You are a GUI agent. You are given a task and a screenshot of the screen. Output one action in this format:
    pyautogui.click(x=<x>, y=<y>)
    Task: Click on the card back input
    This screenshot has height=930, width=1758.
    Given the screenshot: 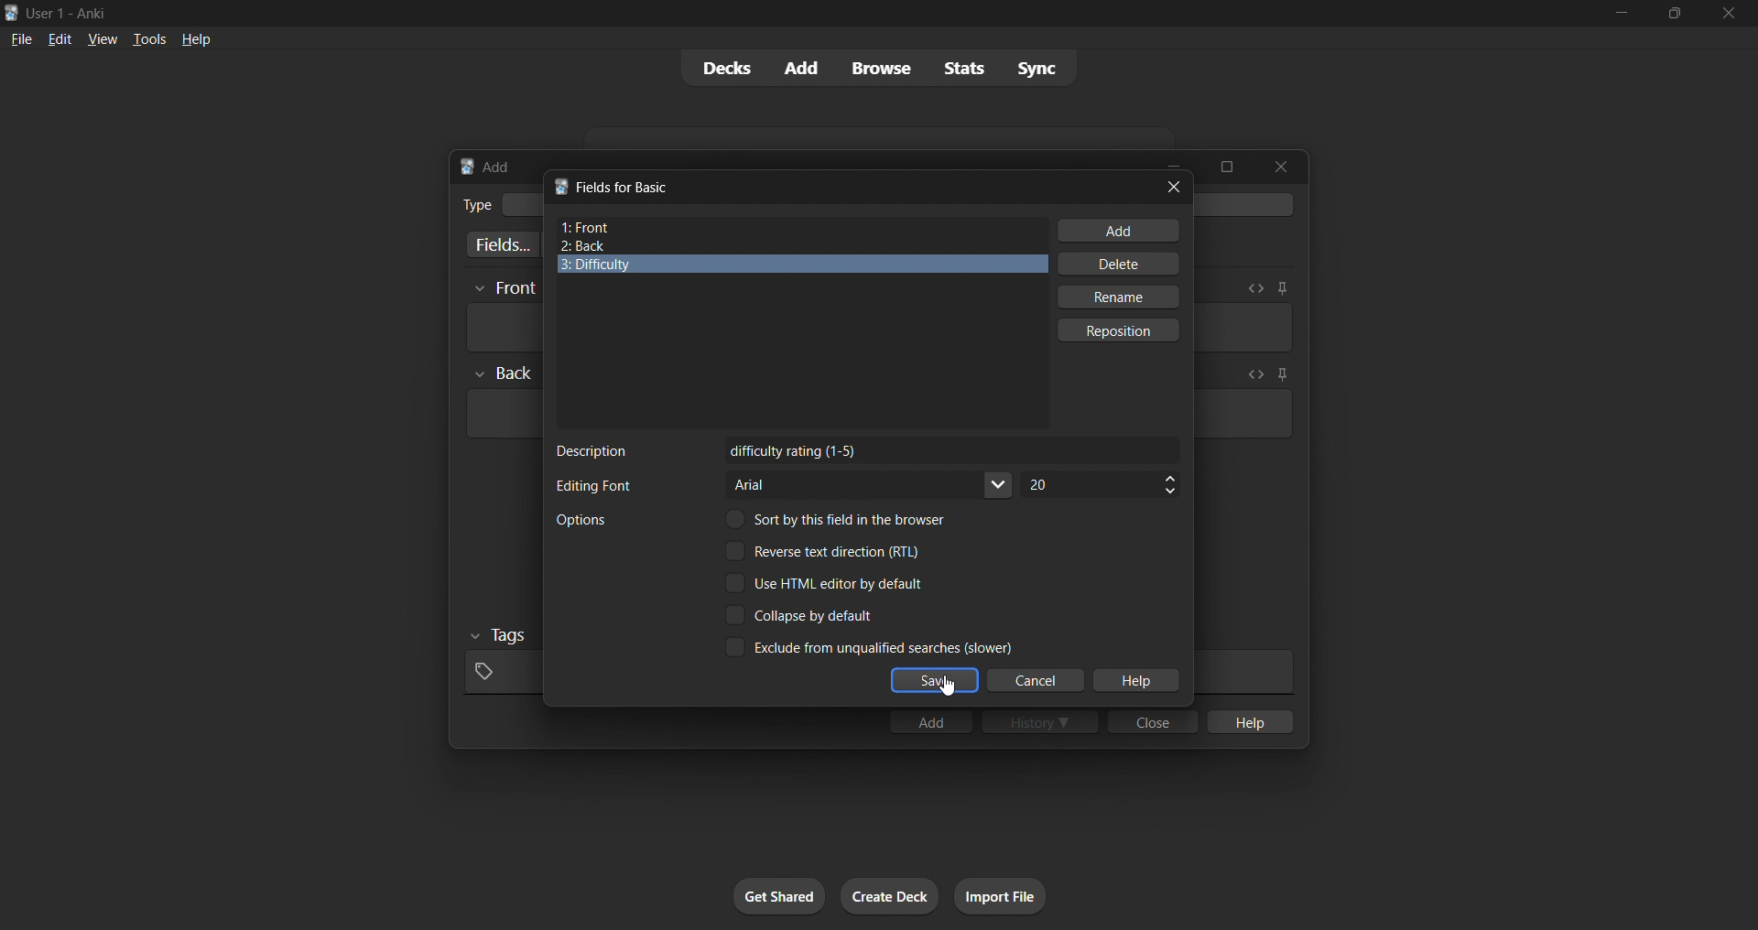 What is the action you would take?
    pyautogui.click(x=502, y=414)
    